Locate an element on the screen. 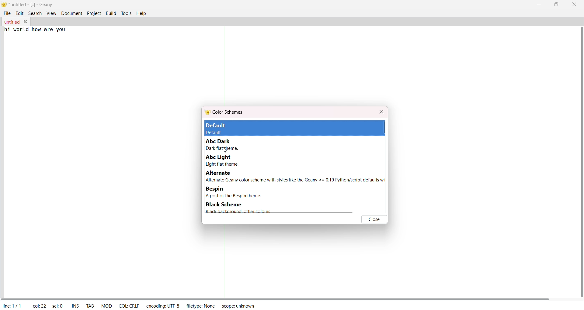 The height and width of the screenshot is (310, 584). bespin is located at coordinates (215, 189).